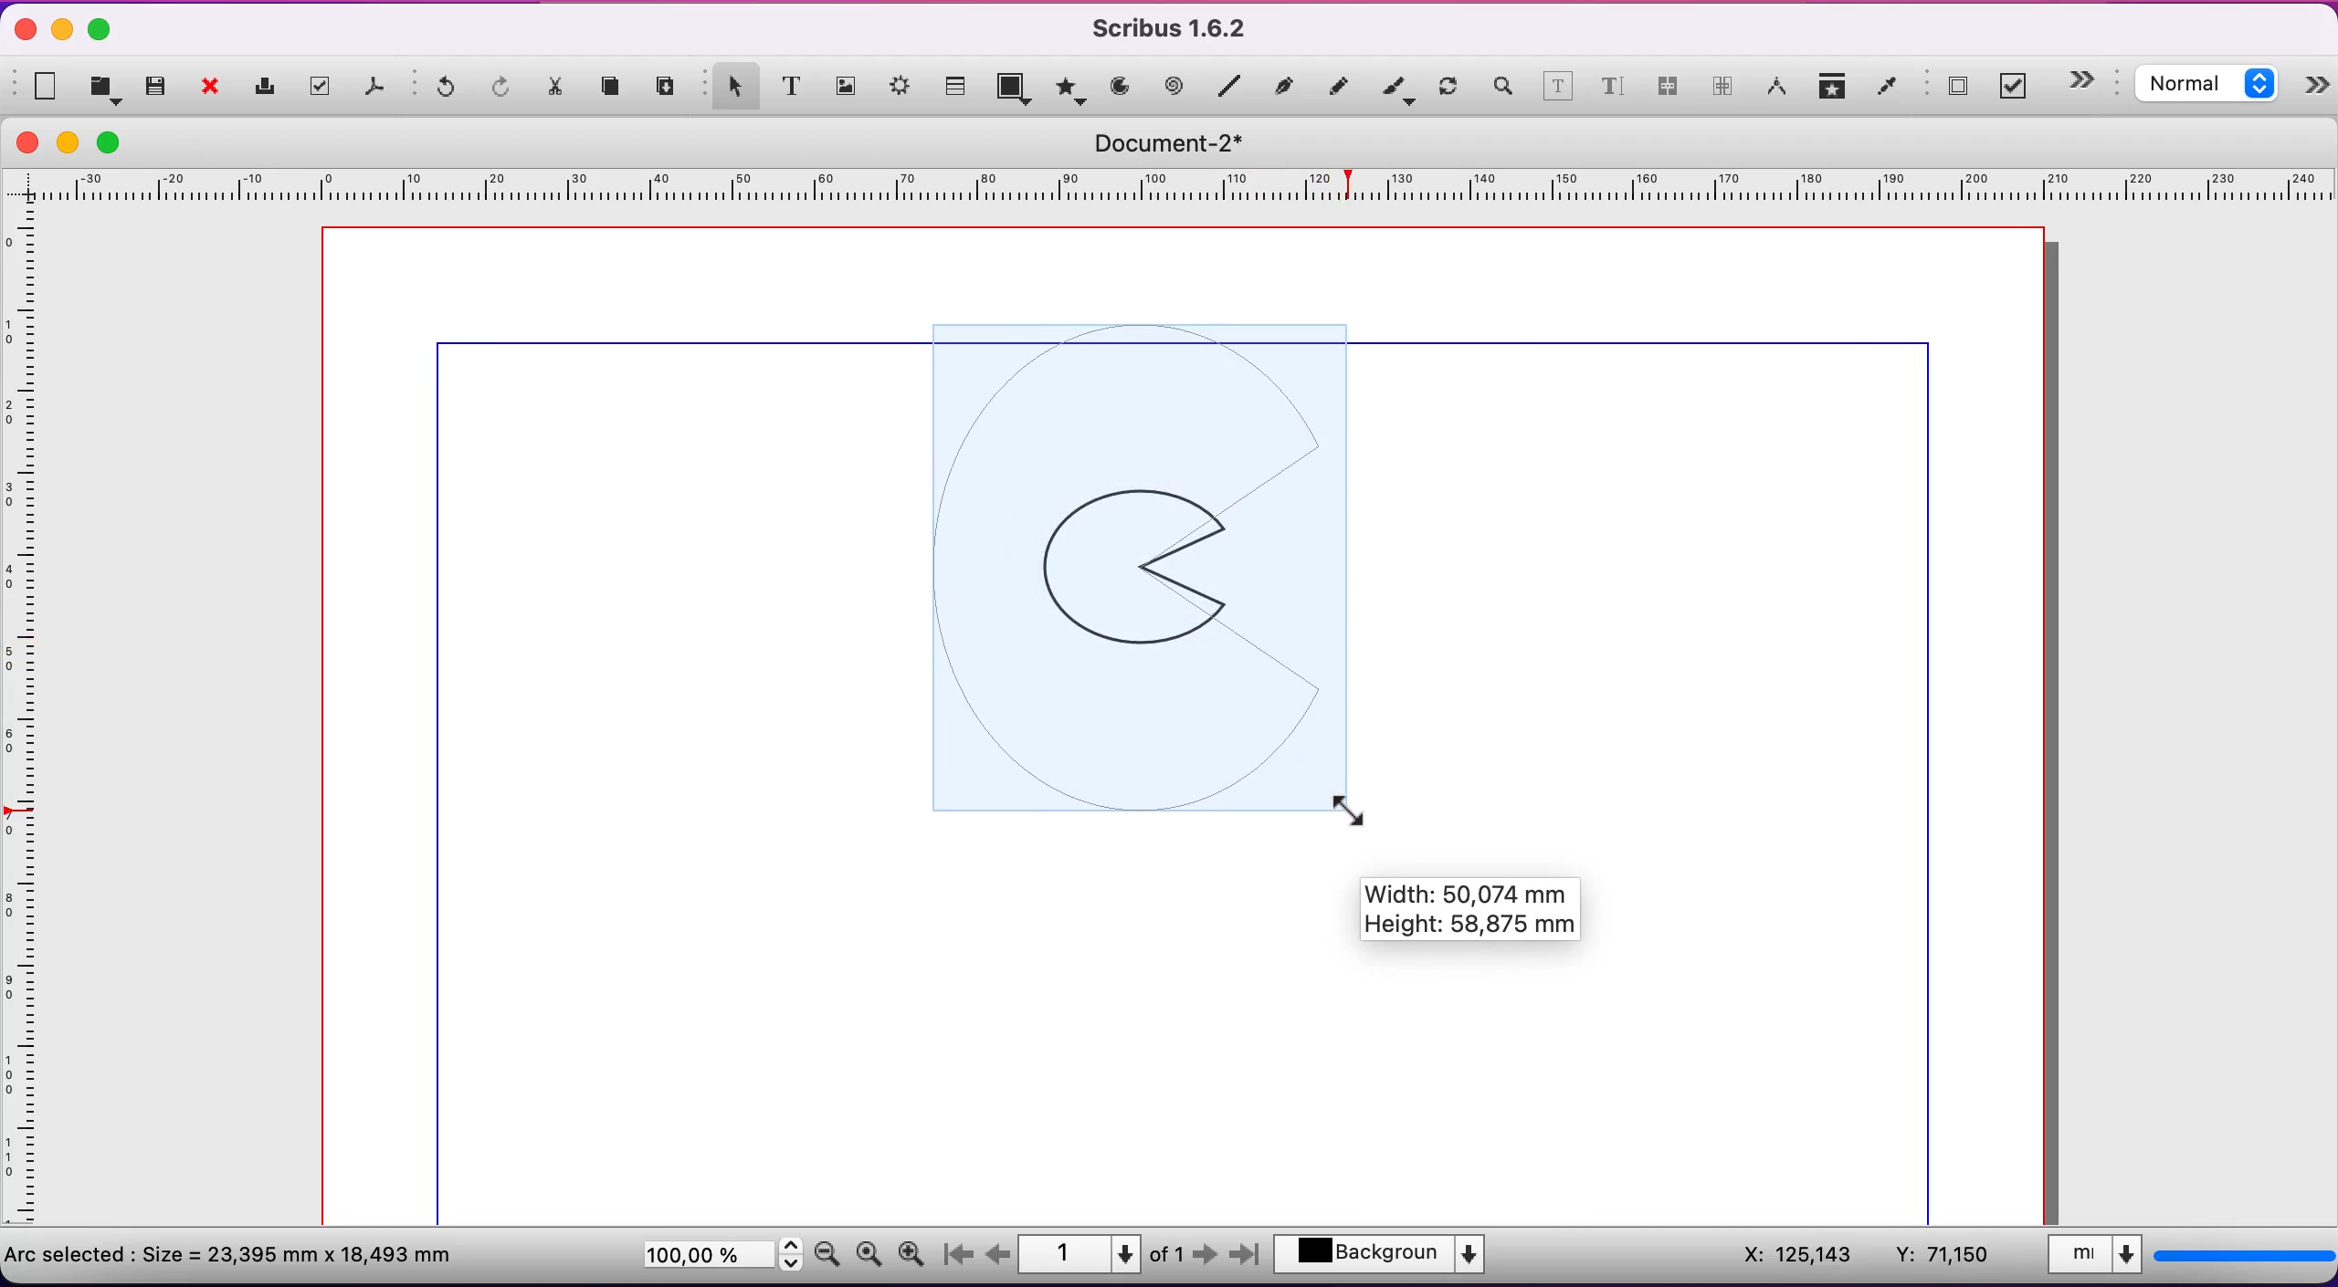 Image resolution: width=2338 pixels, height=1287 pixels. What do you see at coordinates (20, 32) in the screenshot?
I see `close` at bounding box center [20, 32].